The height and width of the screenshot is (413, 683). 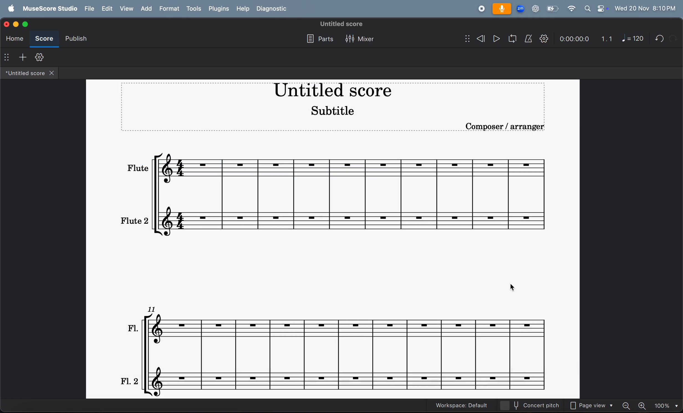 What do you see at coordinates (18, 24) in the screenshot?
I see `minimize` at bounding box center [18, 24].